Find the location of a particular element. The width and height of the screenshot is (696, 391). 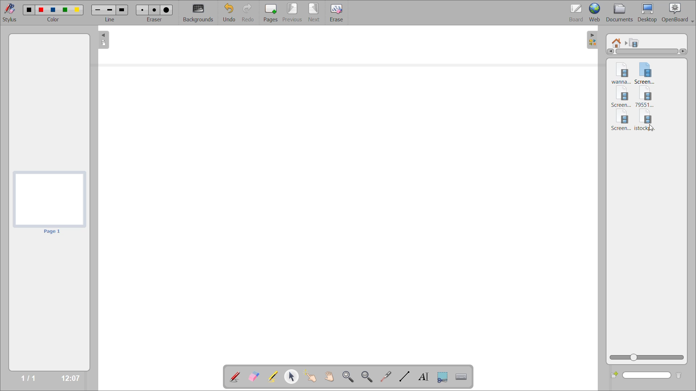

medium eraser is located at coordinates (154, 10).